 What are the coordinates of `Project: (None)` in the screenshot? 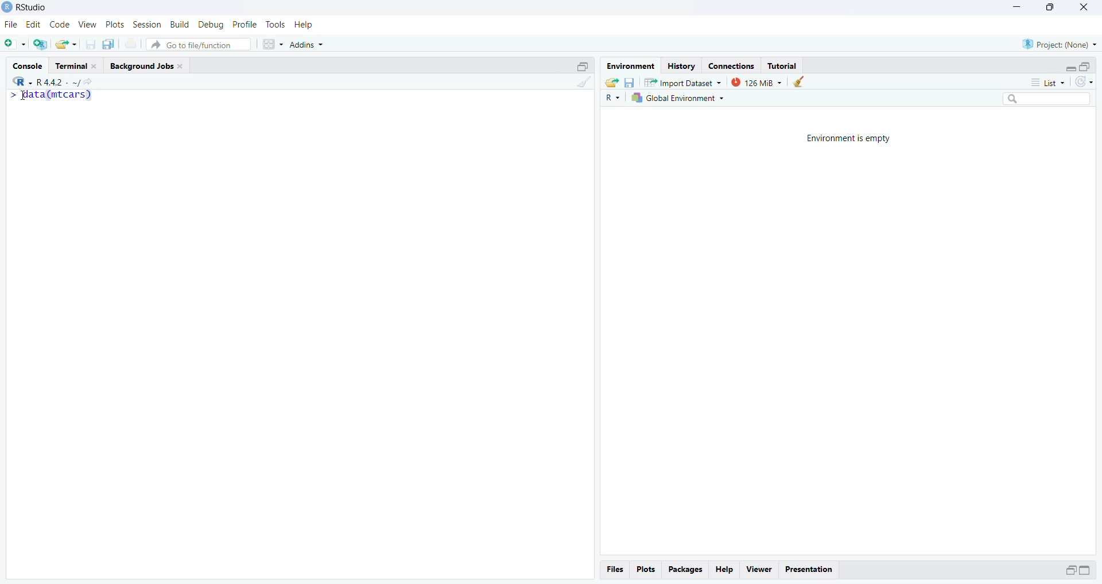 It's located at (1061, 44).